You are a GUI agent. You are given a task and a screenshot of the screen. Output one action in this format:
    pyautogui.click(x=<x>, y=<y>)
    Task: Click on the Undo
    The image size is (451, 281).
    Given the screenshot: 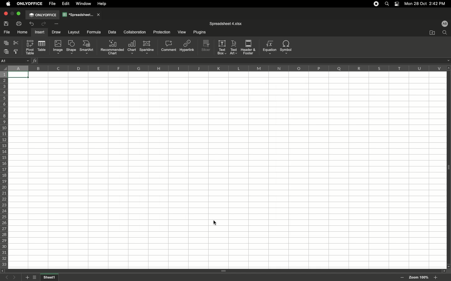 What is the action you would take?
    pyautogui.click(x=32, y=24)
    